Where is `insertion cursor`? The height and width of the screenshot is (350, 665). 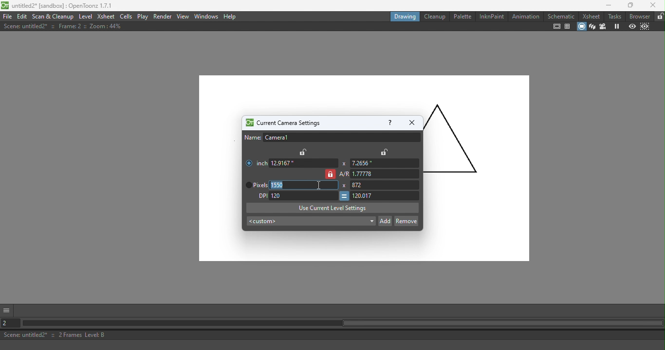 insertion cursor is located at coordinates (319, 185).